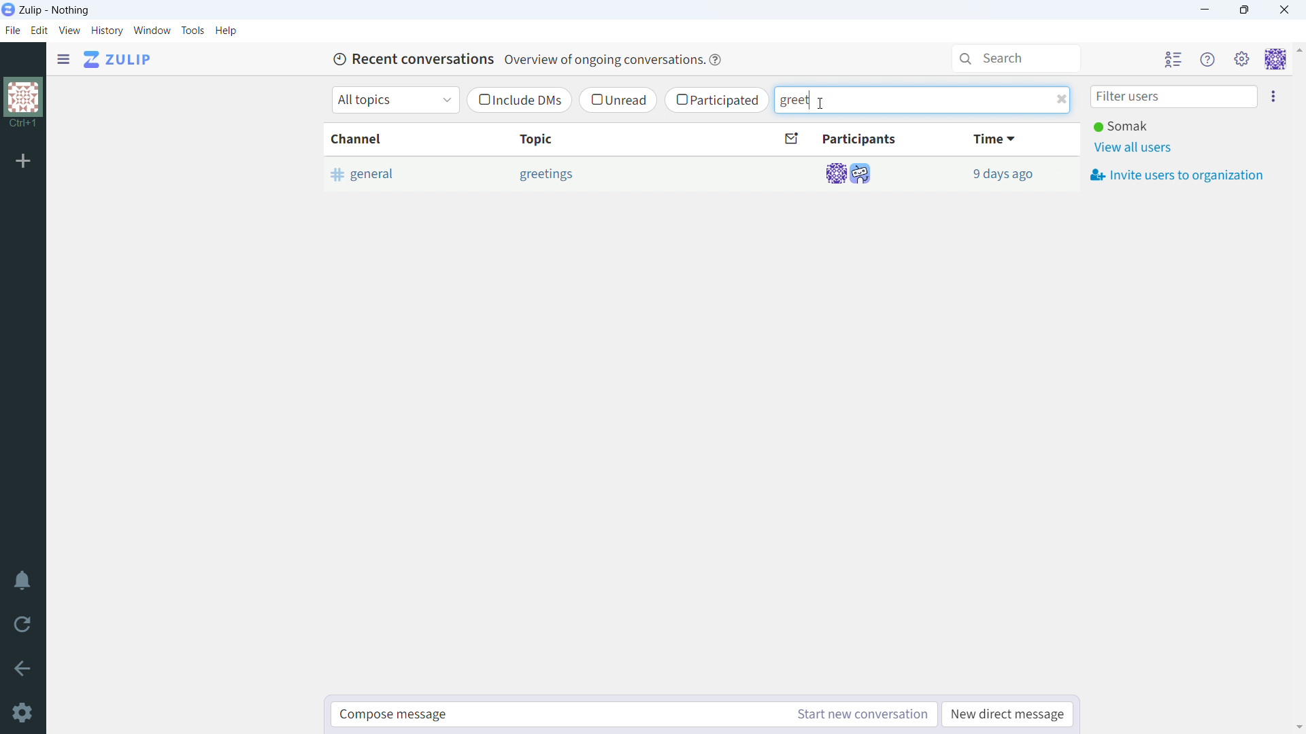 This screenshot has height=734, width=1306. Describe the element at coordinates (22, 625) in the screenshot. I see `reload` at that location.